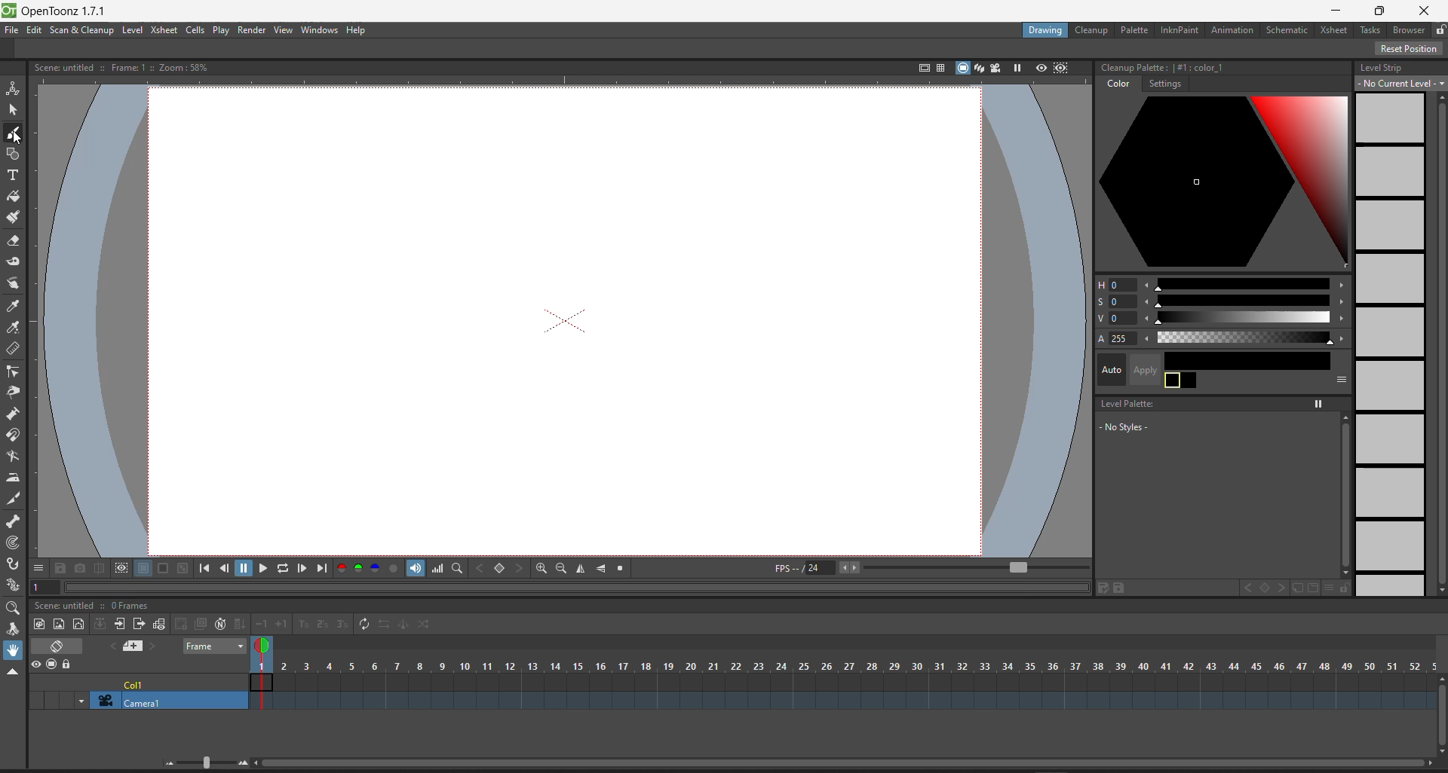  I want to click on palette data, so click(1164, 65).